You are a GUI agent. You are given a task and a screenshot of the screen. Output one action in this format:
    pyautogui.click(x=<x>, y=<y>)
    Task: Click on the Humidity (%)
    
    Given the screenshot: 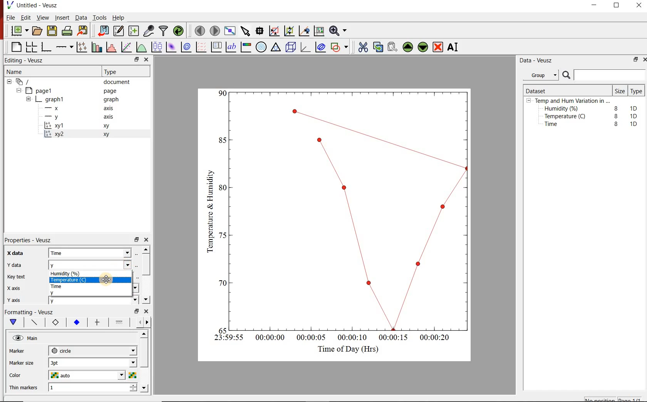 What is the action you would take?
    pyautogui.click(x=73, y=273)
    